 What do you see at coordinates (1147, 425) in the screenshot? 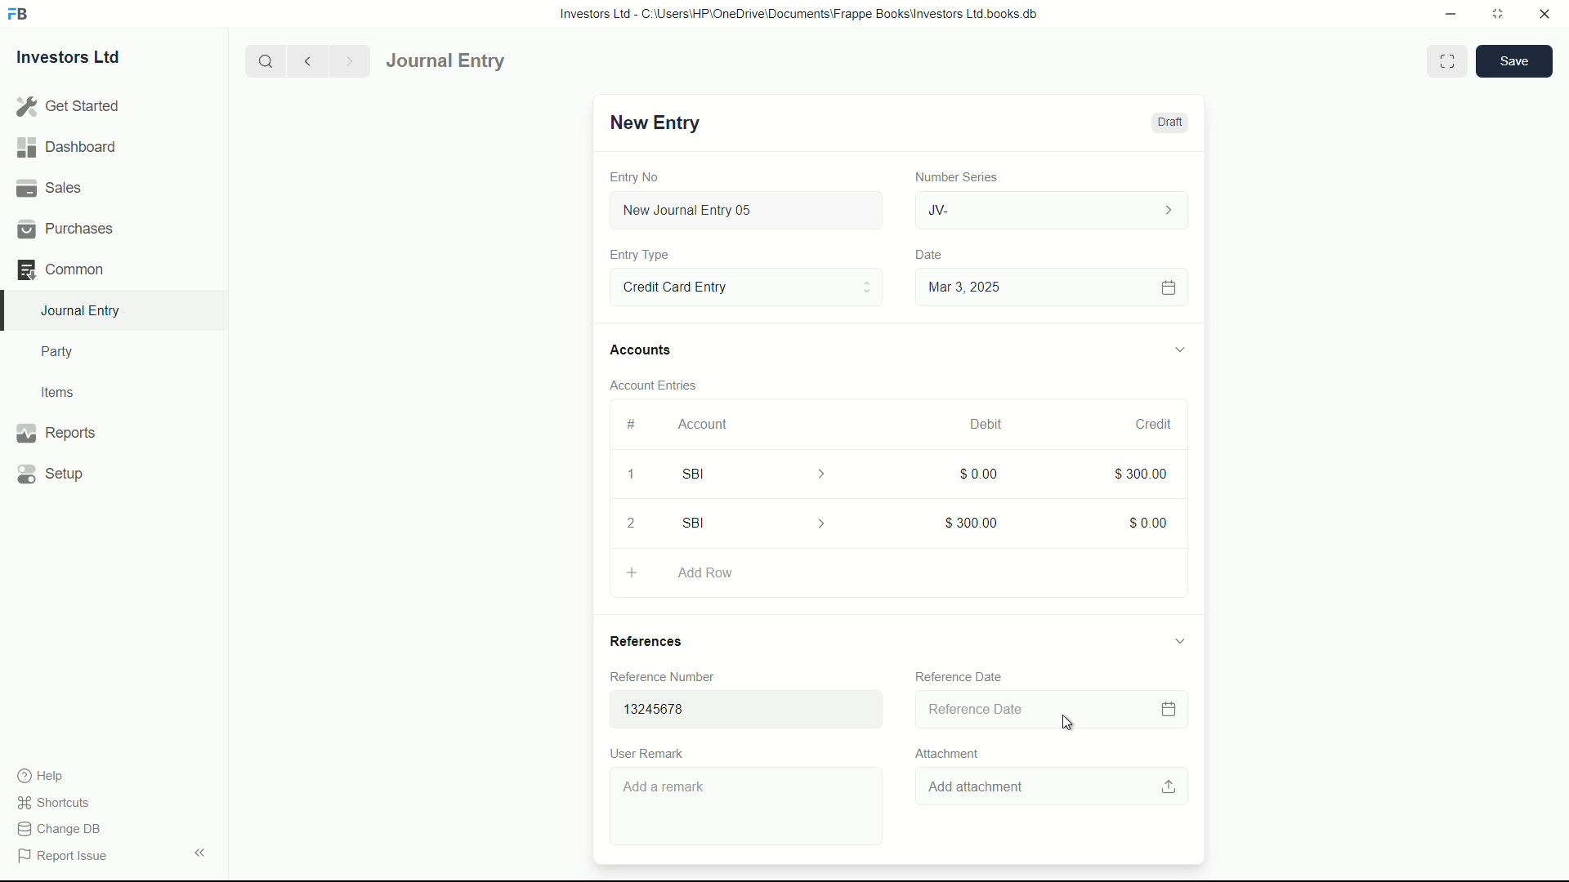
I see `Credit` at bounding box center [1147, 425].